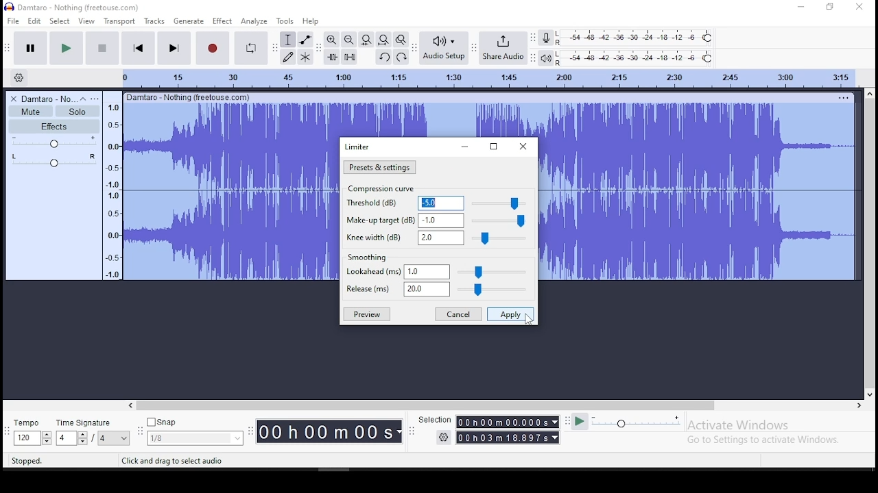 This screenshot has width=878, height=493. Describe the element at coordinates (383, 188) in the screenshot. I see `compression curve` at that location.